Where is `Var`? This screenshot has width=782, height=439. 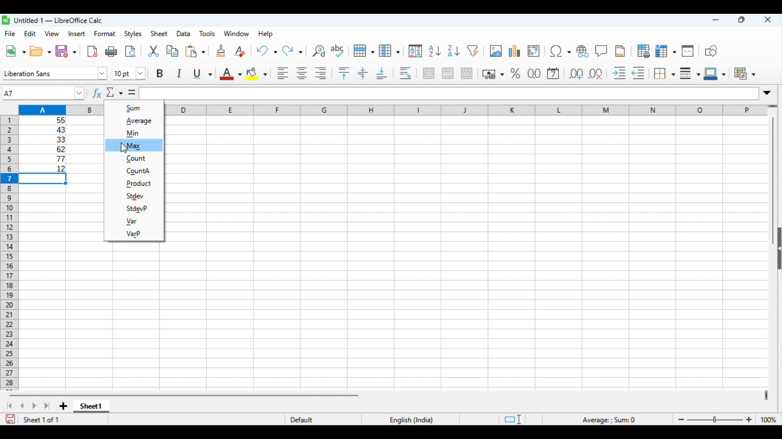
Var is located at coordinates (132, 222).